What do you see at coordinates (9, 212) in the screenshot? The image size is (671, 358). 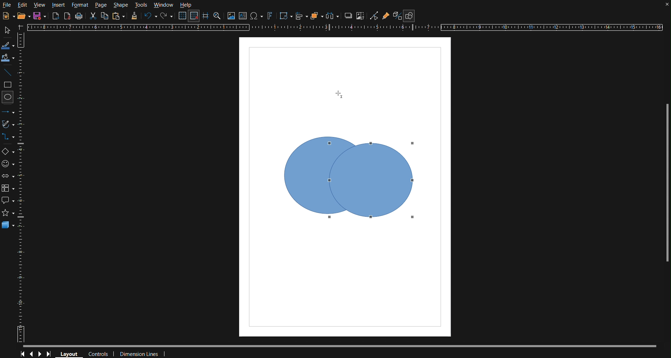 I see `star shape` at bounding box center [9, 212].